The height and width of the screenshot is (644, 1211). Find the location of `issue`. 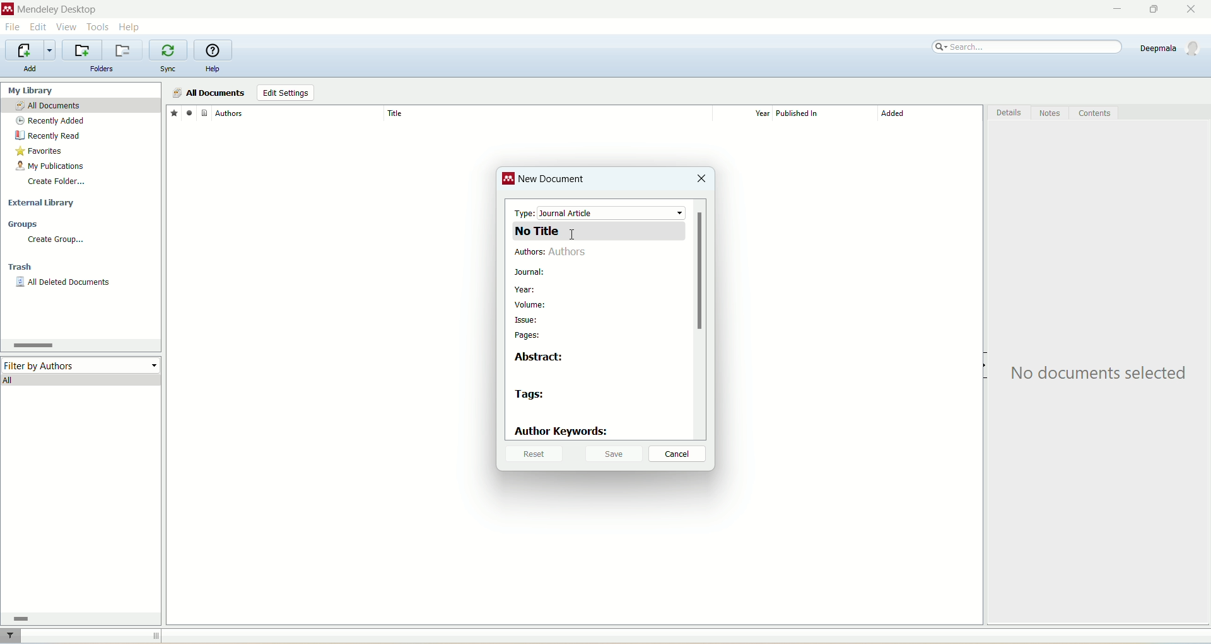

issue is located at coordinates (527, 321).